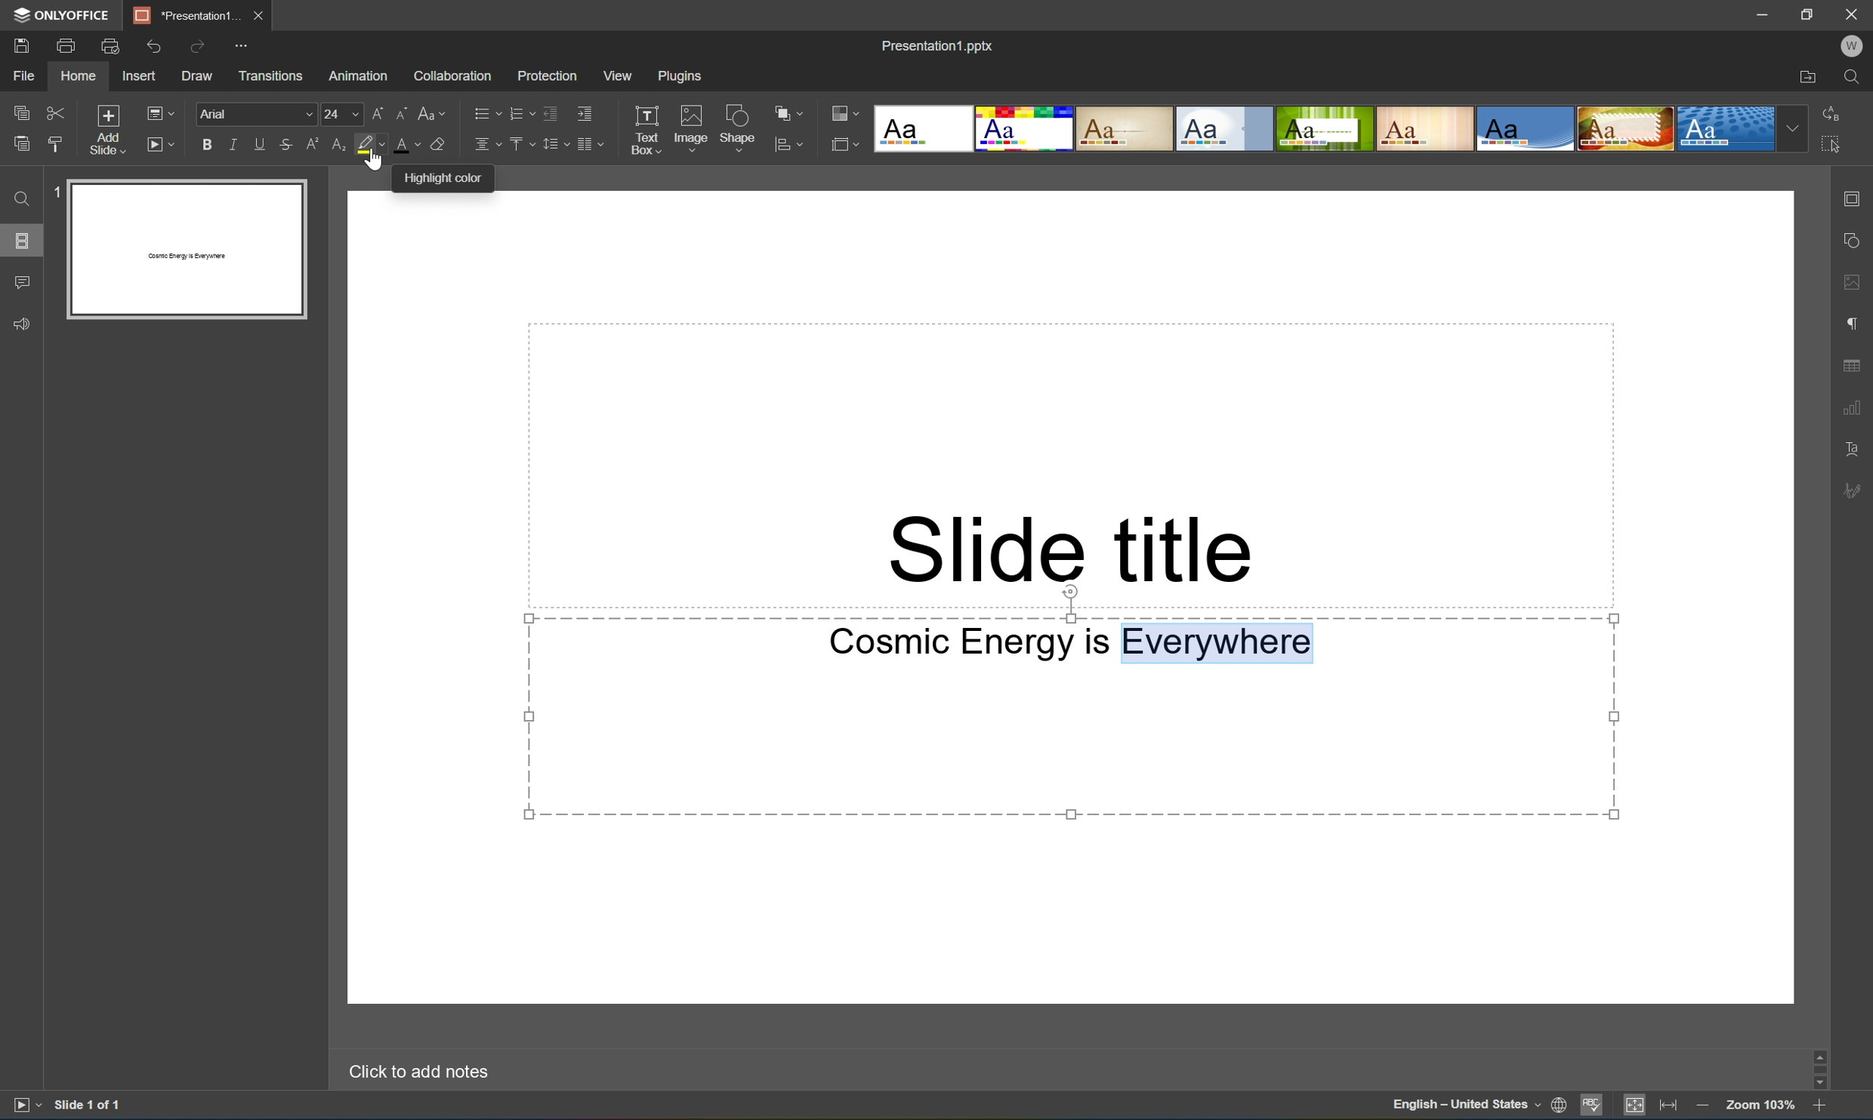 This screenshot has width=1873, height=1120. What do you see at coordinates (1856, 44) in the screenshot?
I see `Welcome` at bounding box center [1856, 44].